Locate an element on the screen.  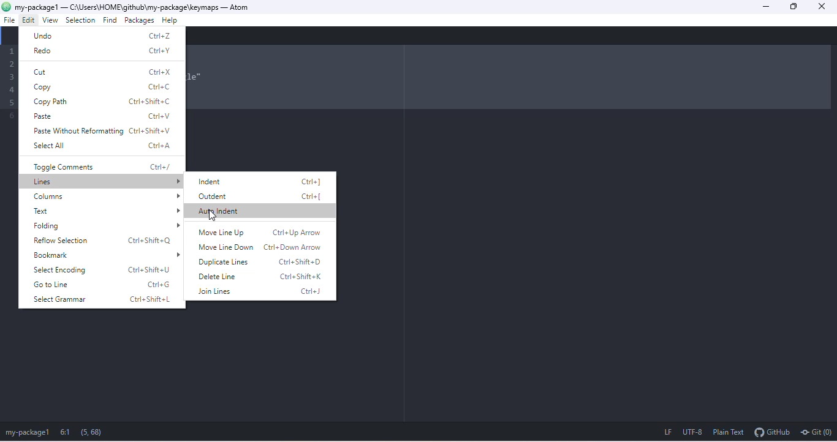
select all is located at coordinates (103, 147).